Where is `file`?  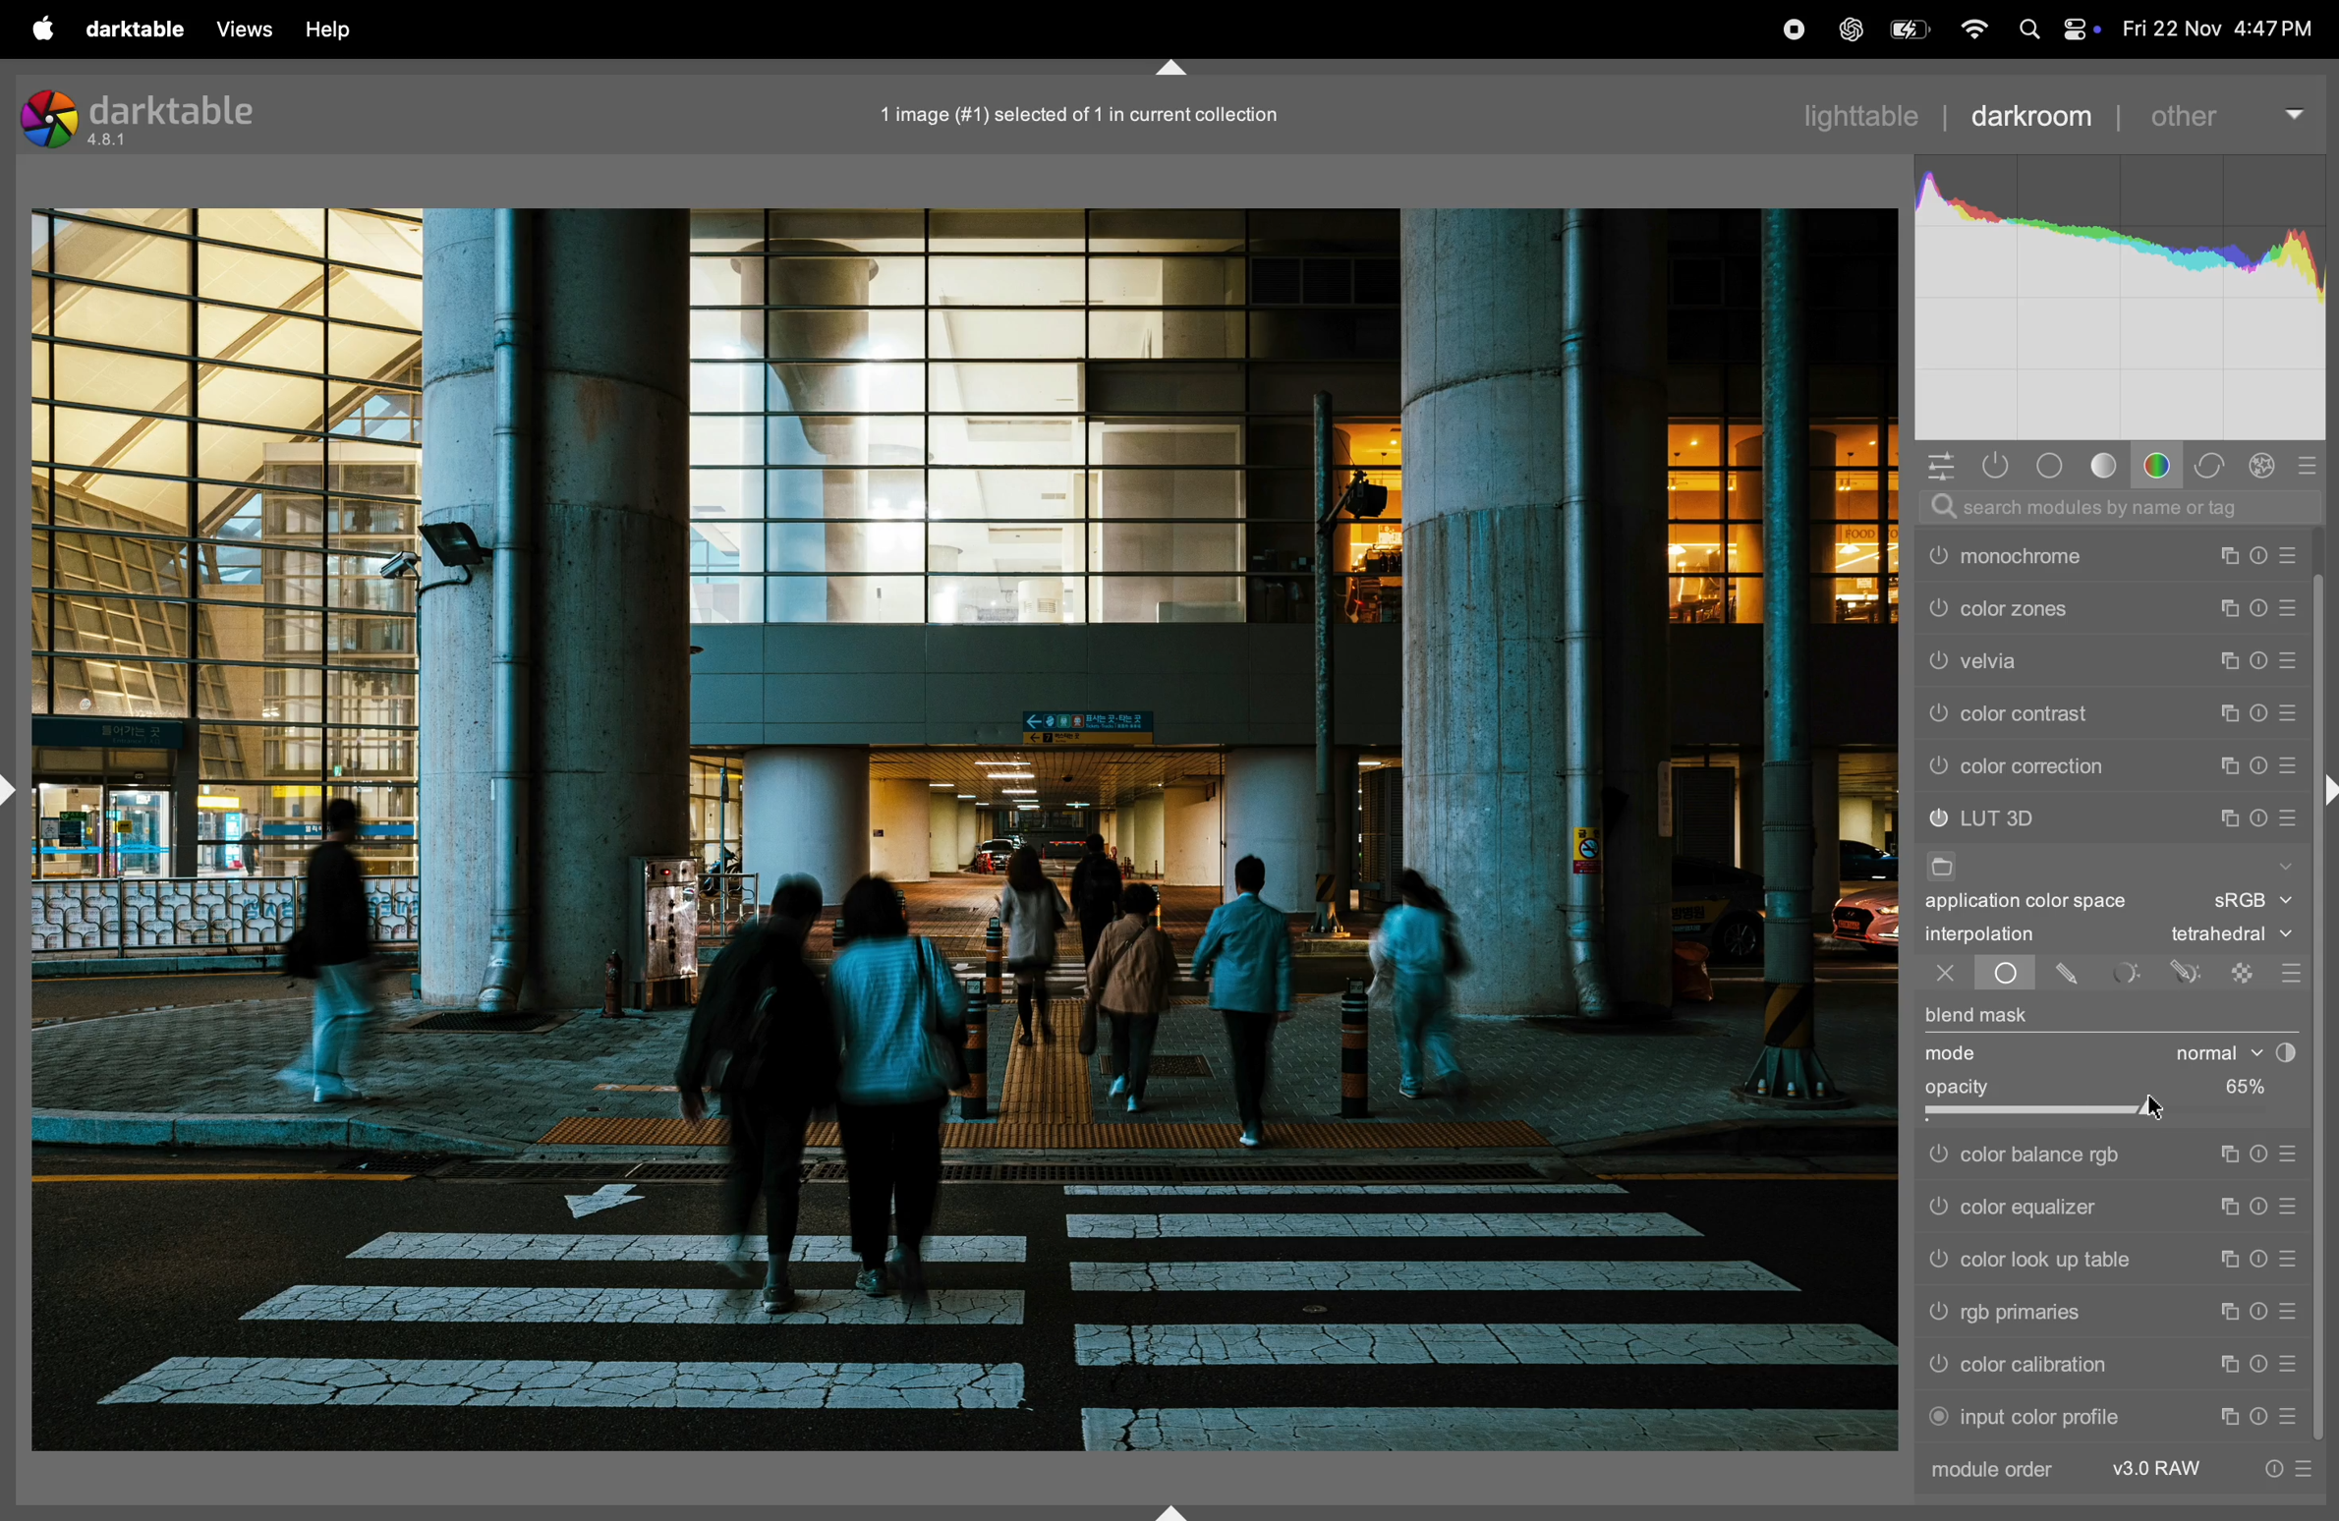
file is located at coordinates (1948, 866).